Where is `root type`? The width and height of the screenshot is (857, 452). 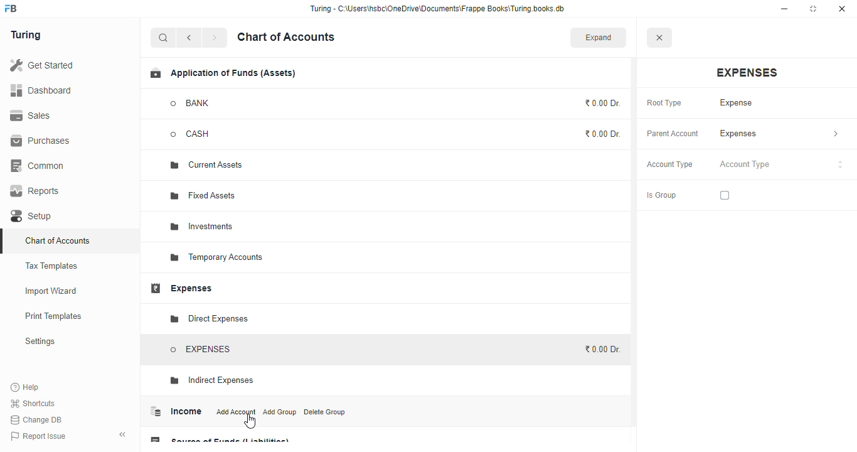 root type is located at coordinates (664, 104).